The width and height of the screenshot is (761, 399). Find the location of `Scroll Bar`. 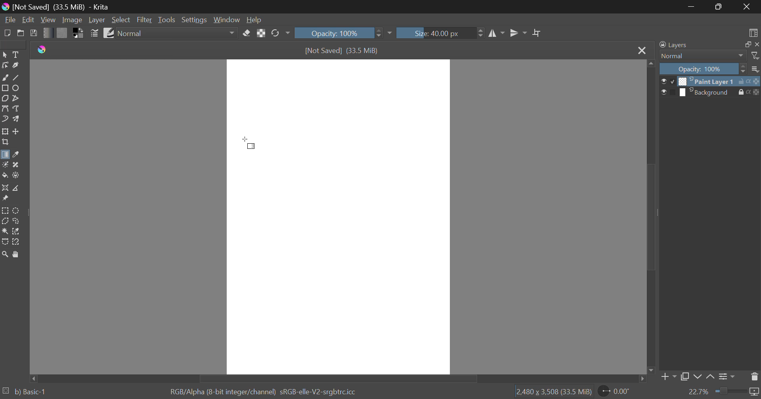

Scroll Bar is located at coordinates (339, 378).